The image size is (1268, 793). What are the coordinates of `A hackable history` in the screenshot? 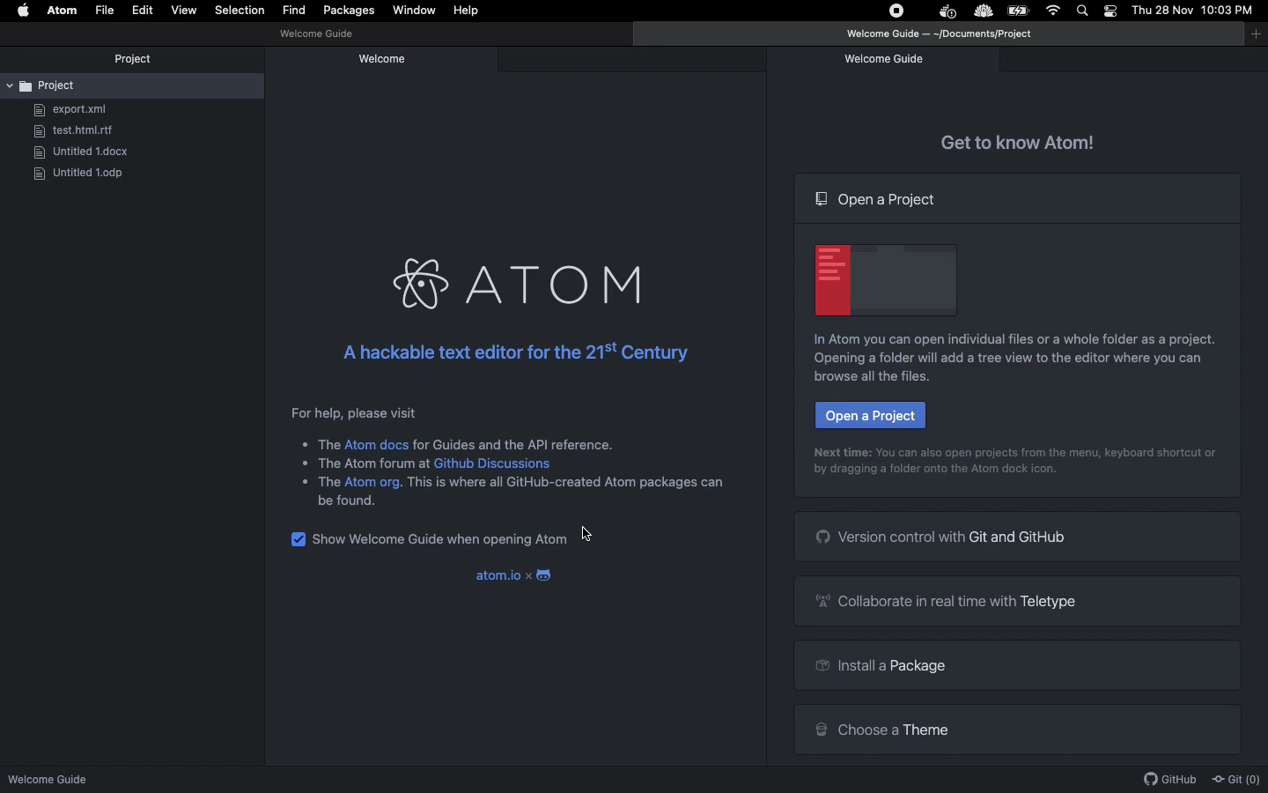 It's located at (509, 350).